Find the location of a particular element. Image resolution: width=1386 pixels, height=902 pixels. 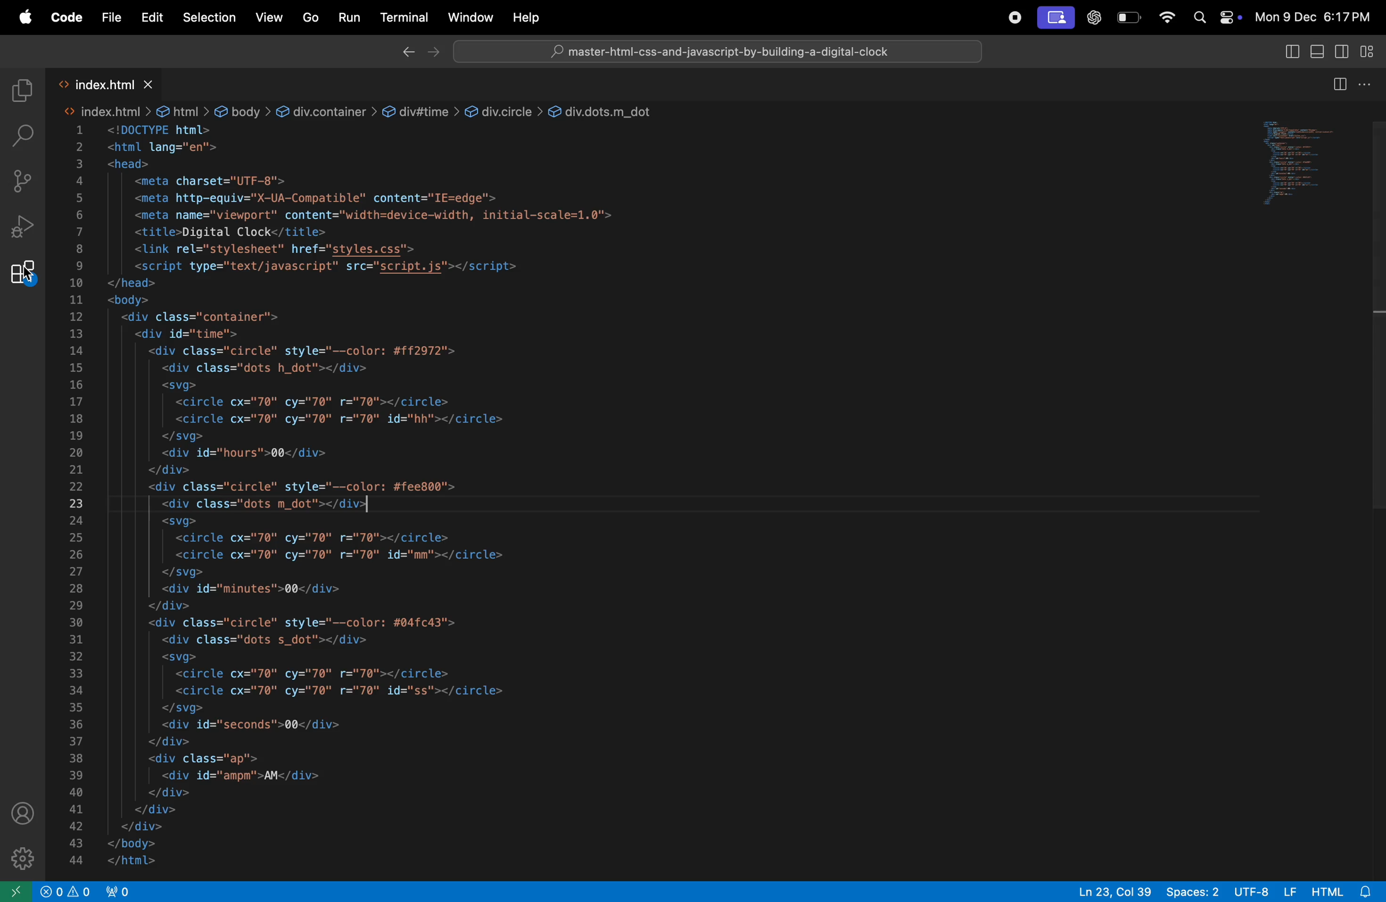

customize layout is located at coordinates (1371, 51).